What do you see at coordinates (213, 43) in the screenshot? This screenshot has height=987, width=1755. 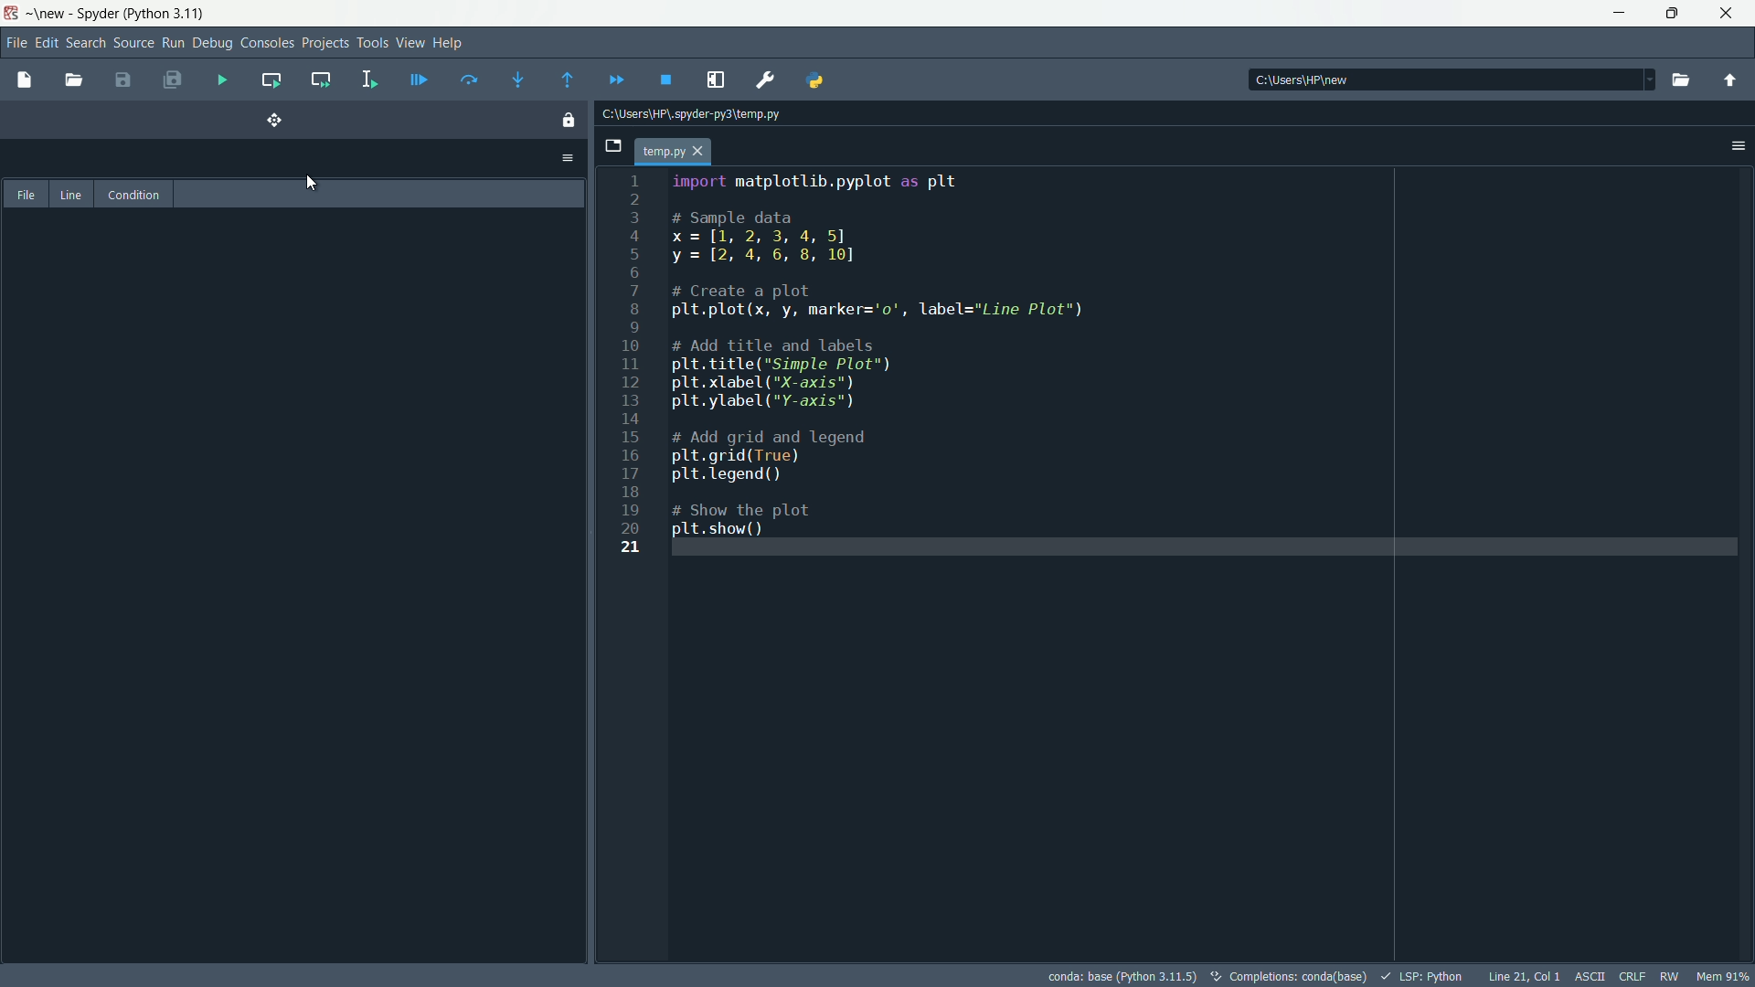 I see `debug menu` at bounding box center [213, 43].